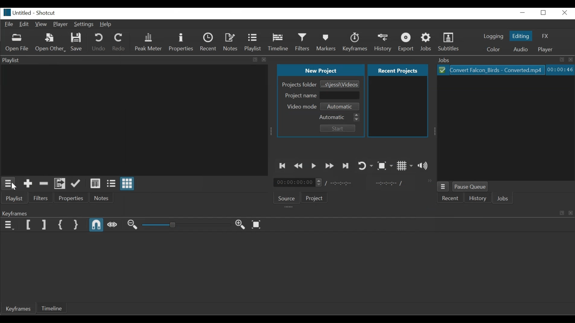 This screenshot has height=323, width=575. What do you see at coordinates (256, 225) in the screenshot?
I see `Zoom Keyframe to fit` at bounding box center [256, 225].